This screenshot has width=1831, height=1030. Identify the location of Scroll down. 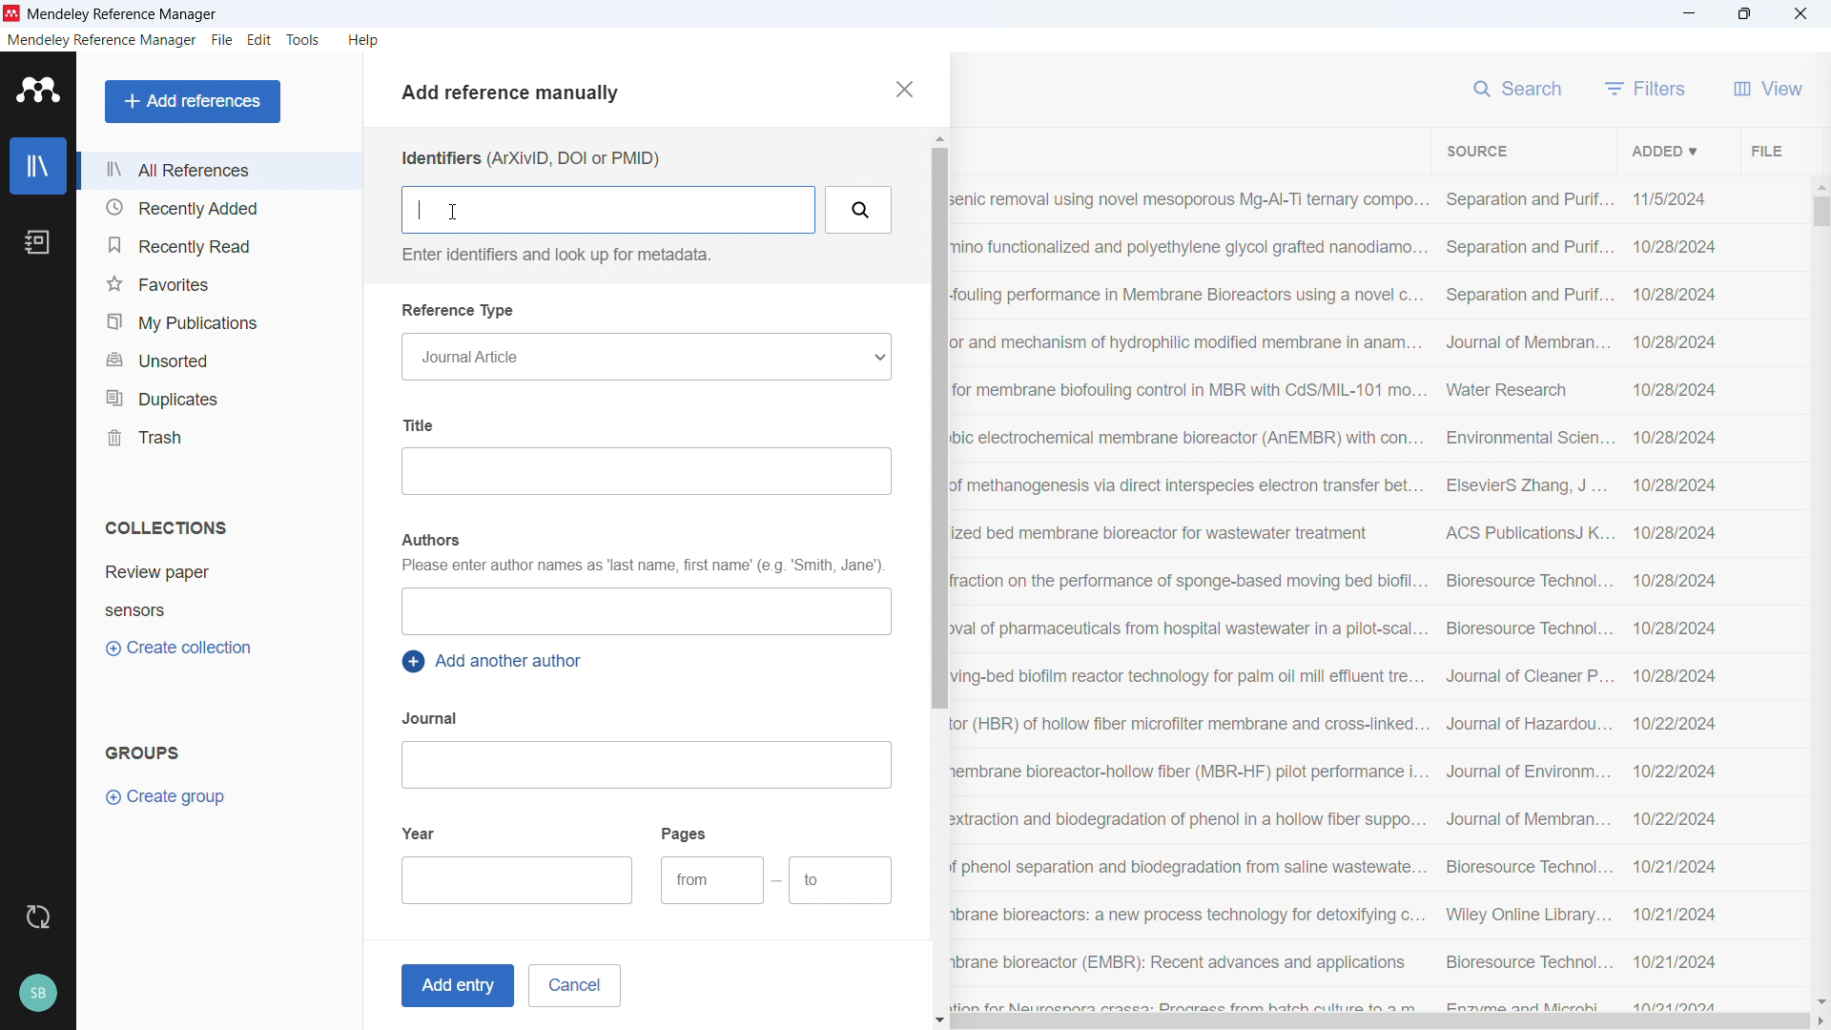
(940, 1021).